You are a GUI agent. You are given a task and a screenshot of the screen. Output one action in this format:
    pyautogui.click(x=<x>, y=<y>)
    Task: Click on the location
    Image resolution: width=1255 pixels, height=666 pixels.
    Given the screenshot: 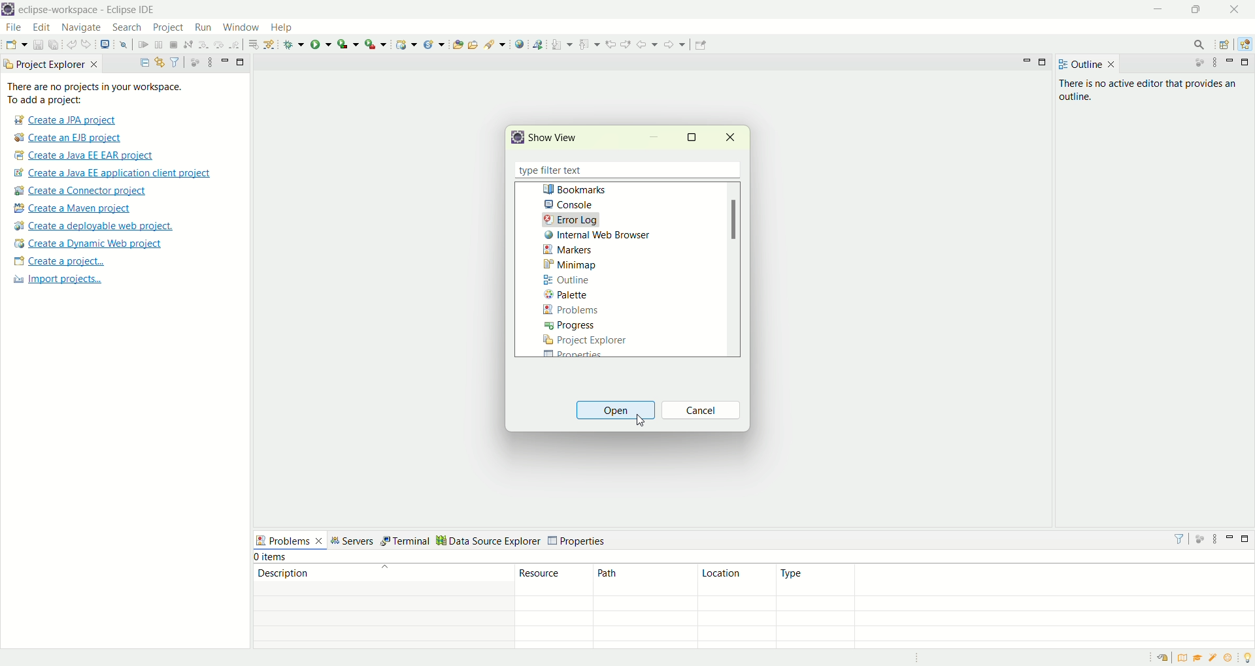 What is the action you would take?
    pyautogui.click(x=737, y=579)
    